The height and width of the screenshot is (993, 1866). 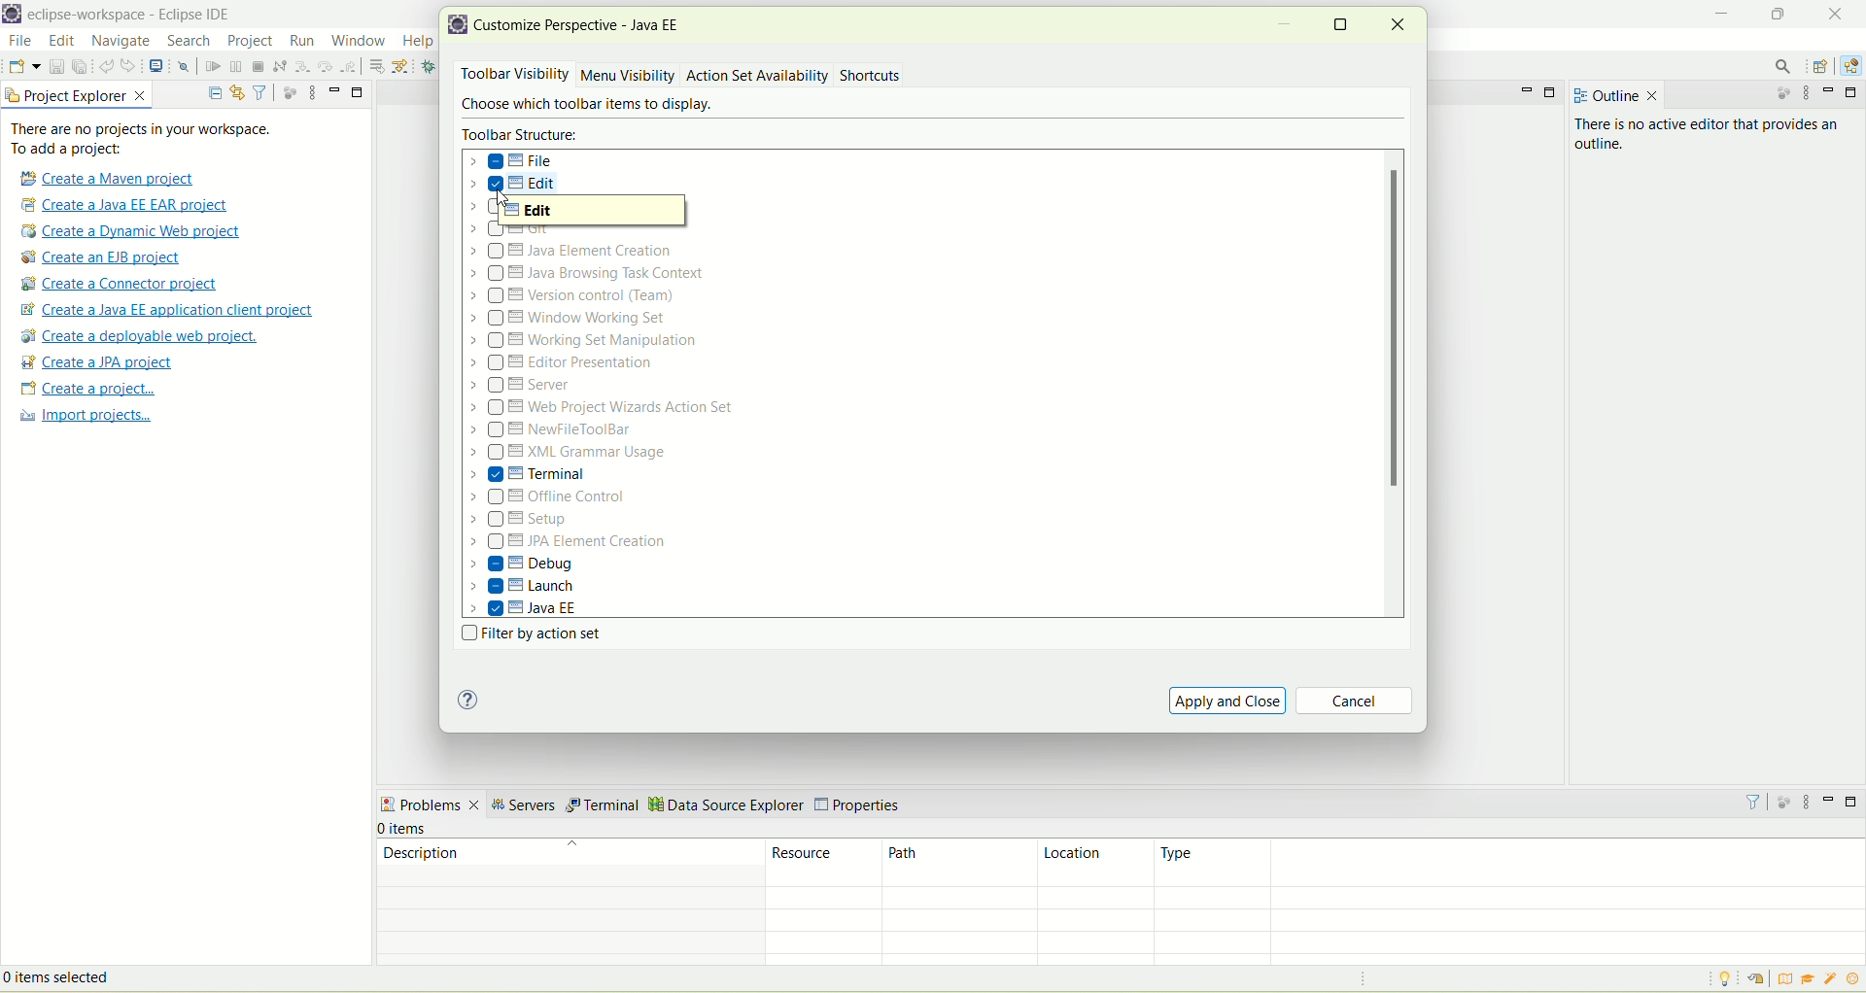 I want to click on open a terminal, so click(x=155, y=66).